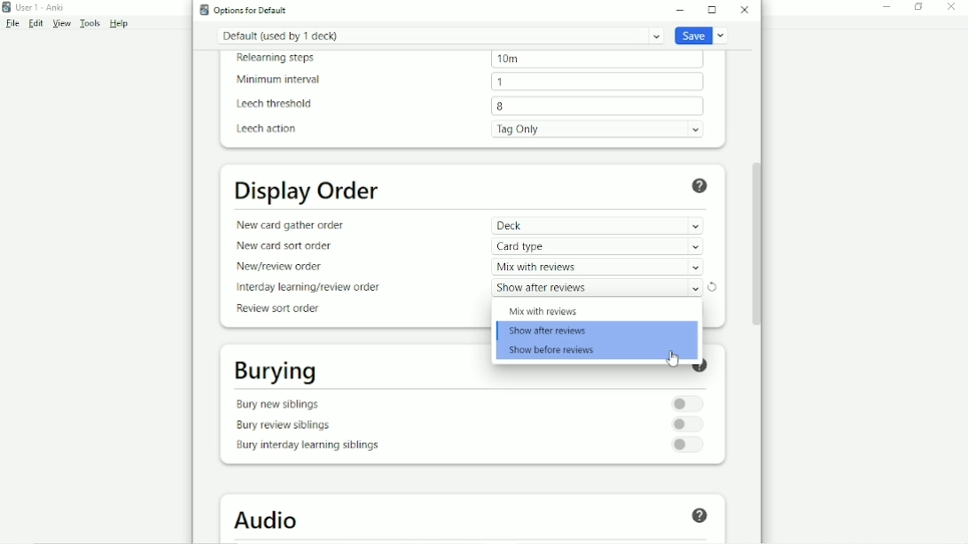 This screenshot has height=544, width=968. What do you see at coordinates (700, 369) in the screenshot?
I see `Help` at bounding box center [700, 369].